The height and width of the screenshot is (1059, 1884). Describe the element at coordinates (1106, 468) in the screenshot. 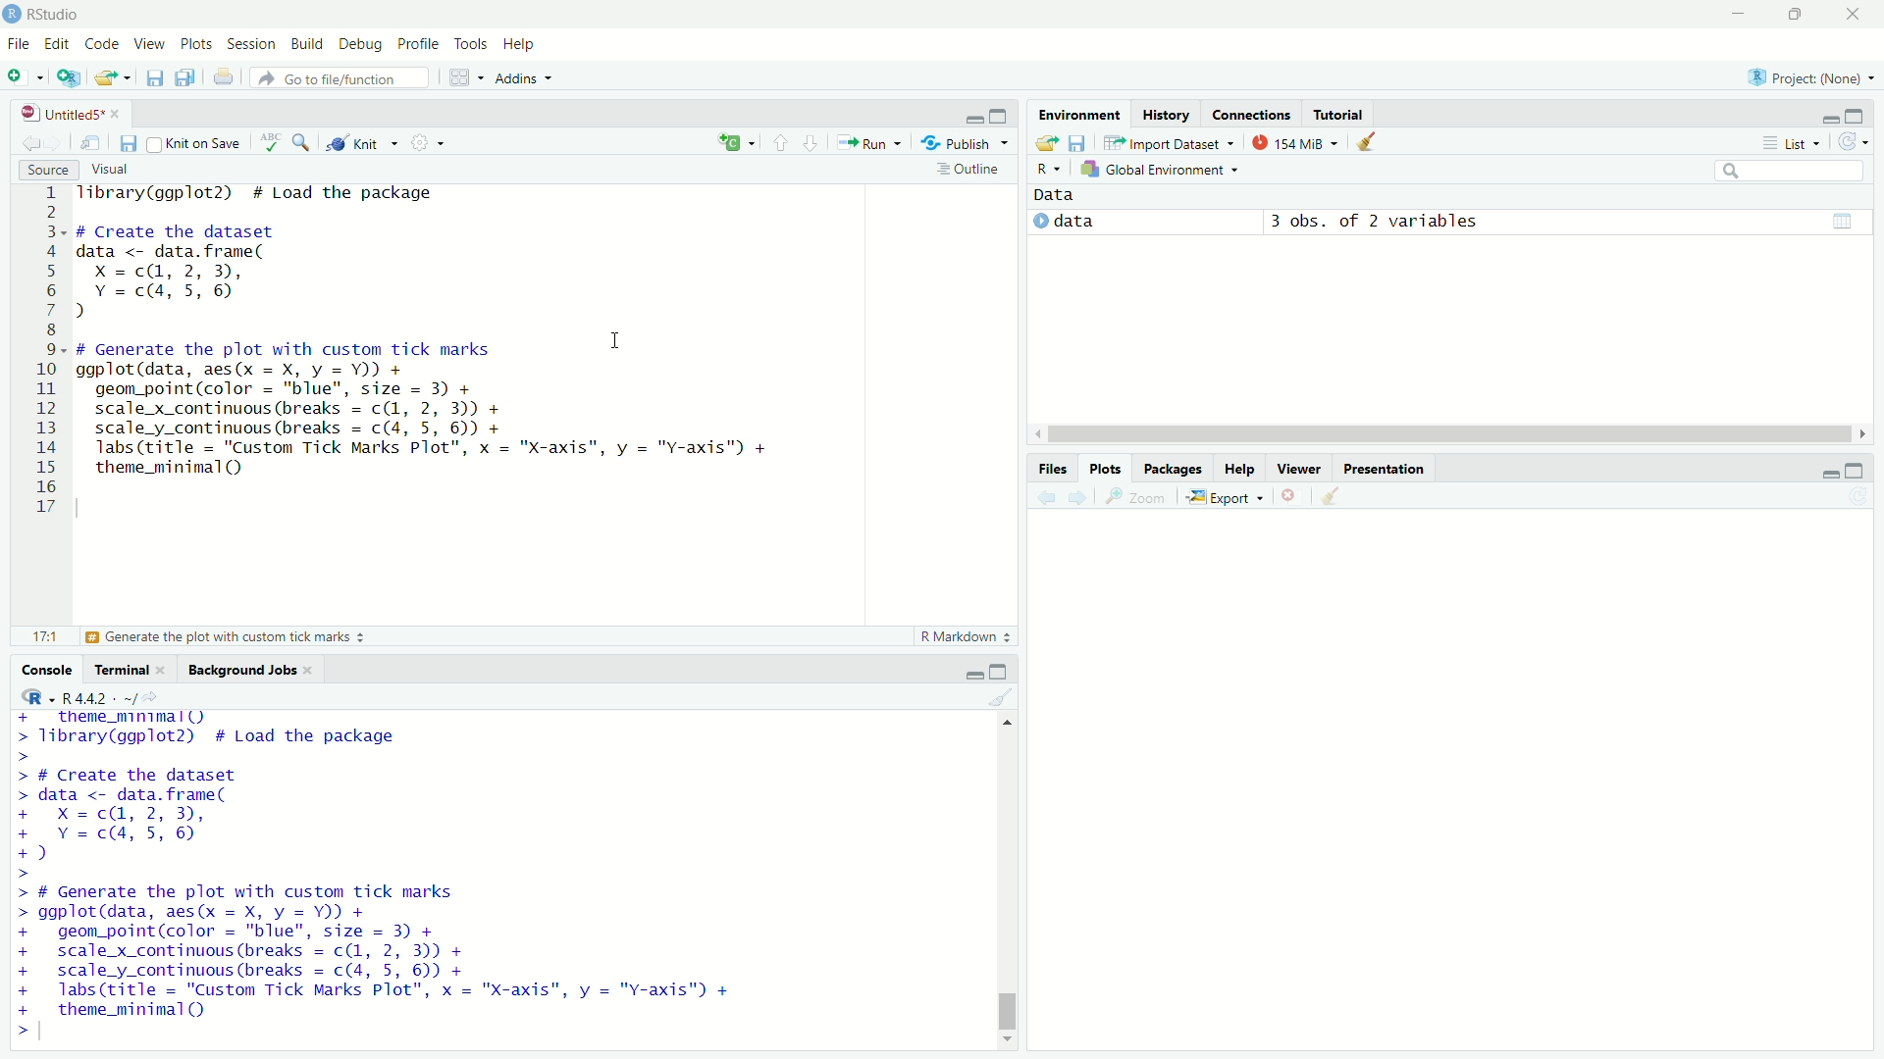

I see `plots` at that location.